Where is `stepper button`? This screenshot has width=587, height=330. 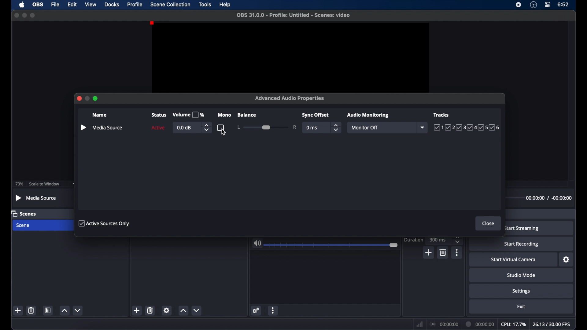 stepper button is located at coordinates (206, 128).